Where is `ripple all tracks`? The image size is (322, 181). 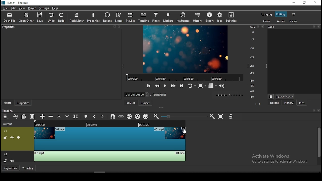
ripple all tracks is located at coordinates (138, 115).